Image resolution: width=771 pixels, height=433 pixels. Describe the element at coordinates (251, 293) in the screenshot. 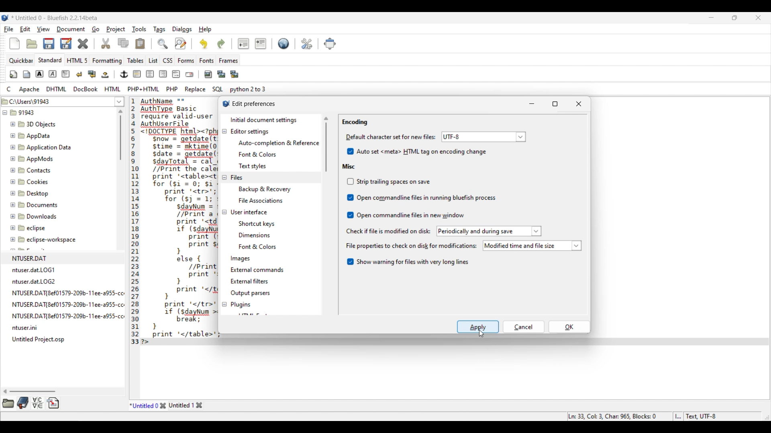

I see `Output parsers` at that location.